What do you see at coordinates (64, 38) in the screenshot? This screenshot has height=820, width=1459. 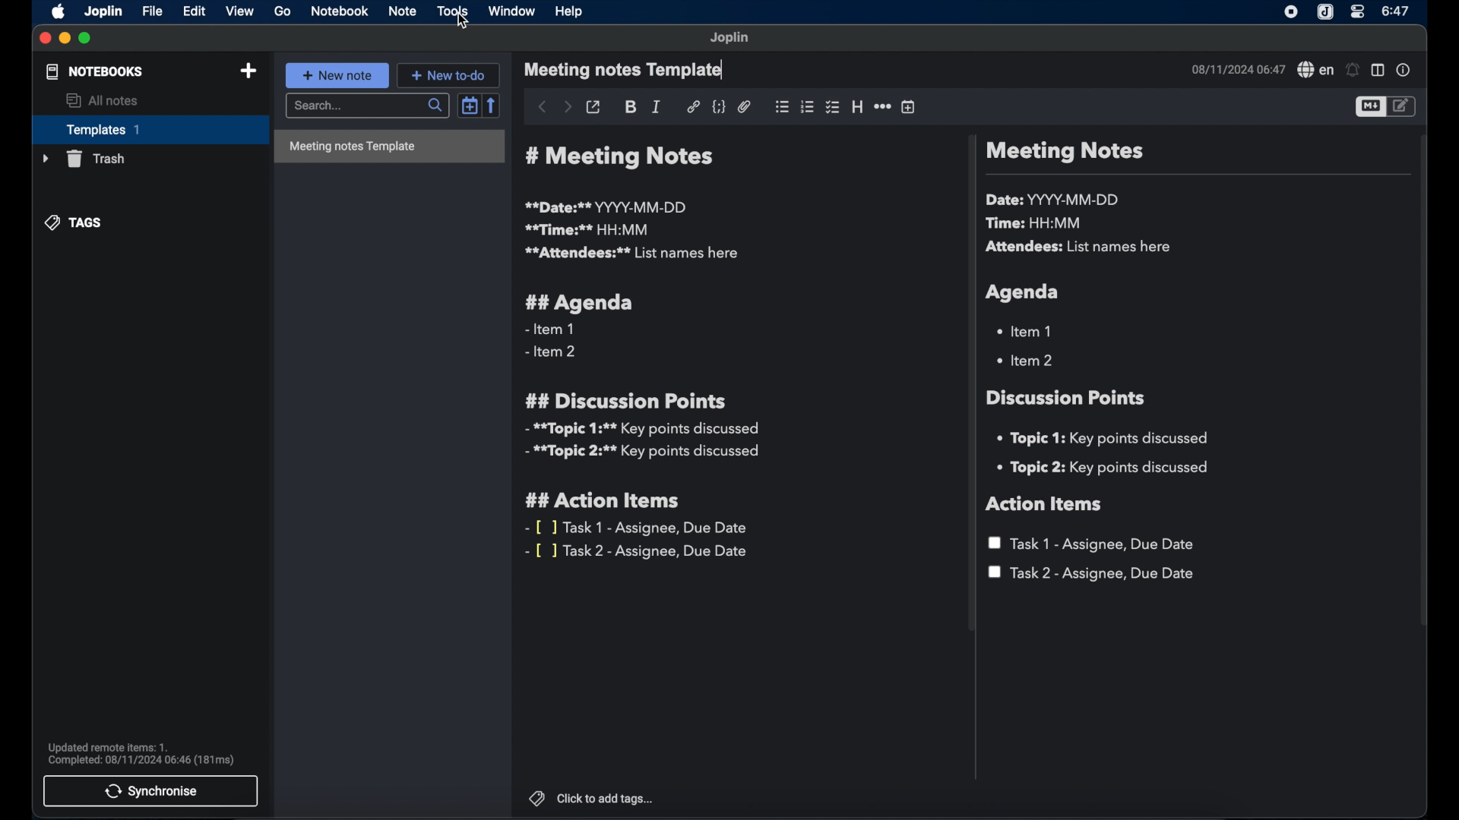 I see `minimize` at bounding box center [64, 38].